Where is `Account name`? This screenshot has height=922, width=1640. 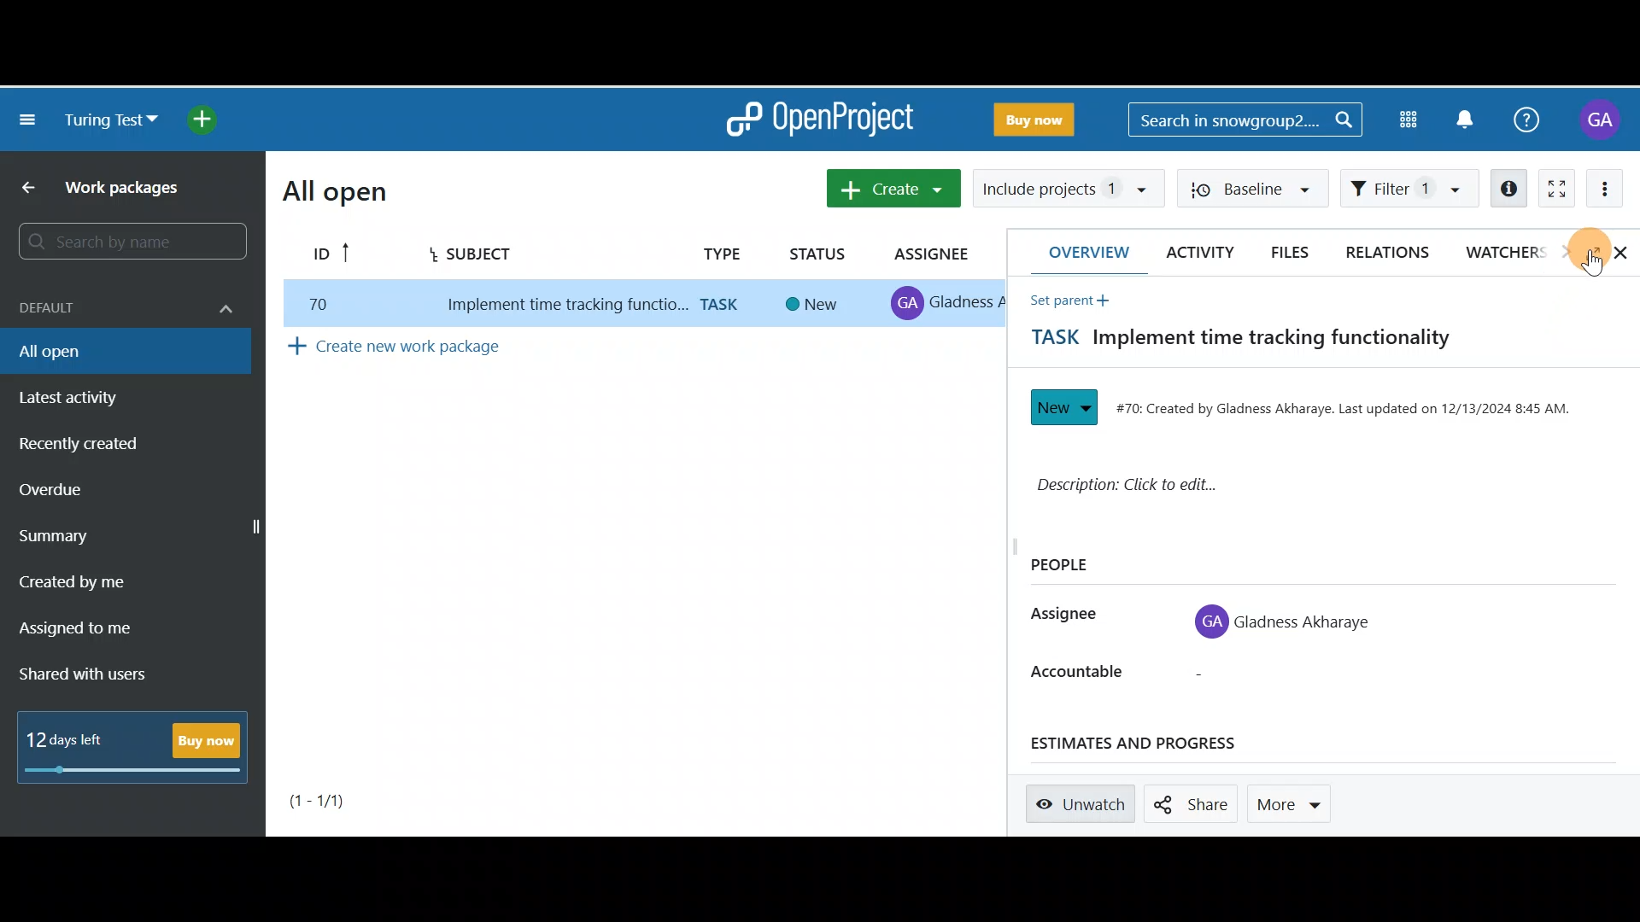
Account name is located at coordinates (1603, 120).